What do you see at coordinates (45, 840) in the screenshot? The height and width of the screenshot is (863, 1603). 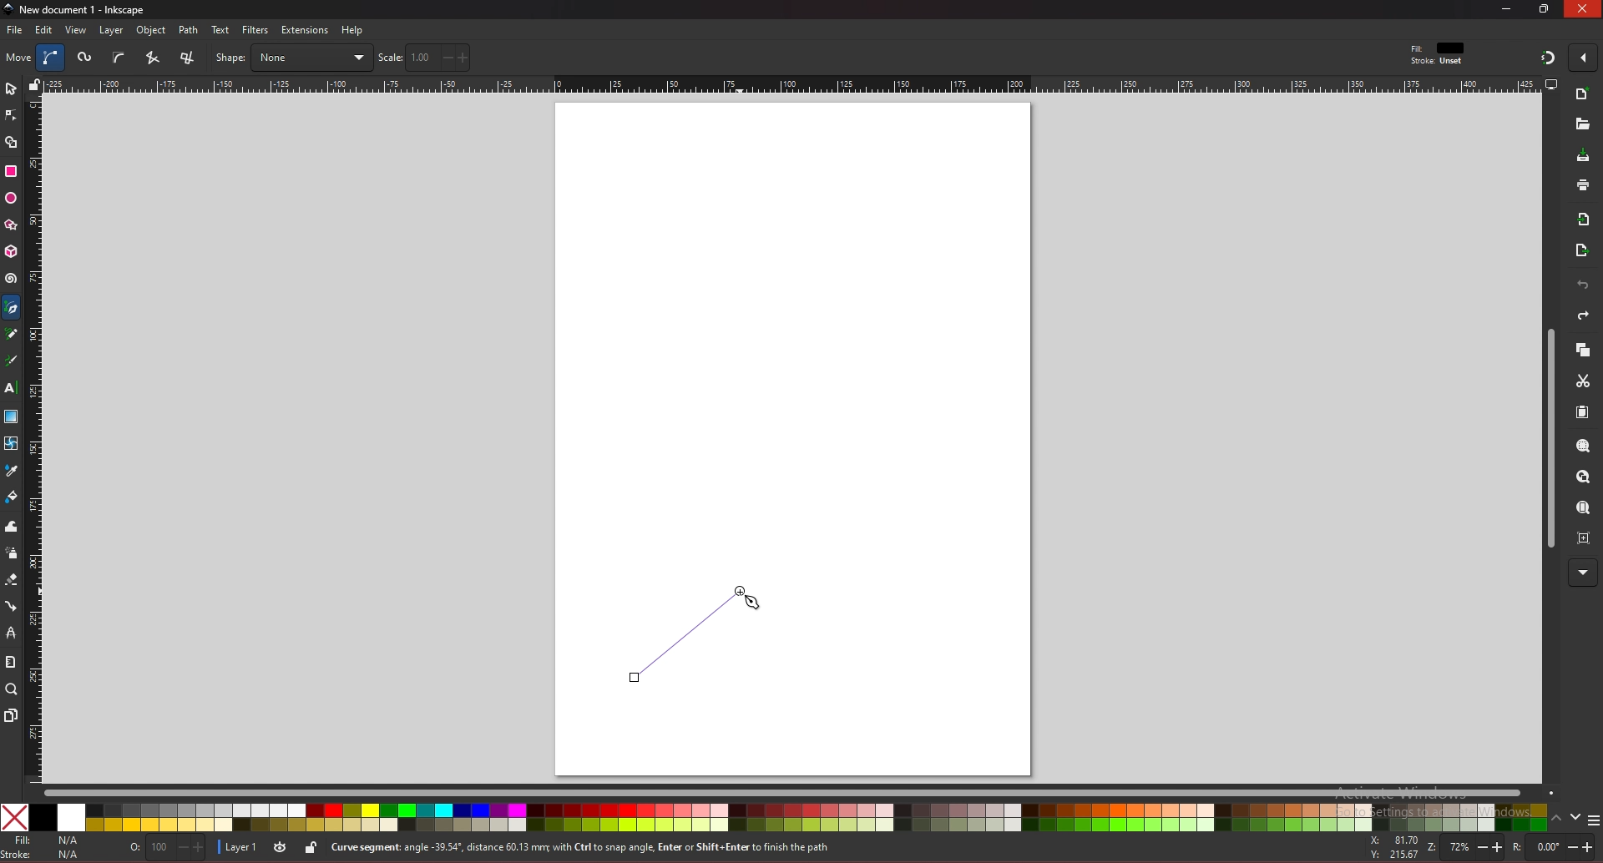 I see `fill` at bounding box center [45, 840].